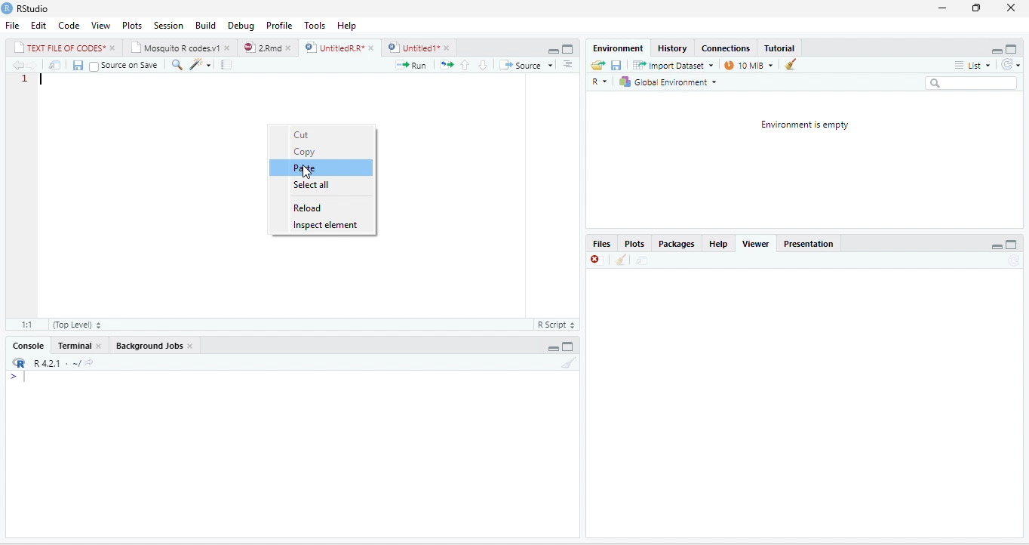 The height and width of the screenshot is (545, 1029). Describe the element at coordinates (302, 135) in the screenshot. I see `cut` at that location.